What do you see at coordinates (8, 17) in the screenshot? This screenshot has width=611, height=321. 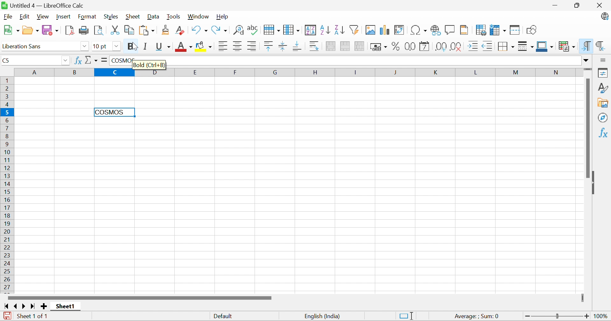 I see `File` at bounding box center [8, 17].